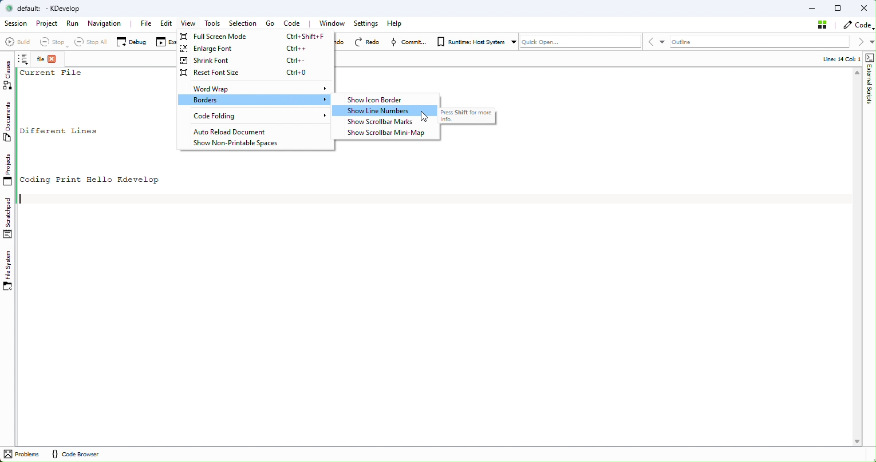 Image resolution: width=876 pixels, height=462 pixels. Describe the element at coordinates (839, 8) in the screenshot. I see `Box` at that location.